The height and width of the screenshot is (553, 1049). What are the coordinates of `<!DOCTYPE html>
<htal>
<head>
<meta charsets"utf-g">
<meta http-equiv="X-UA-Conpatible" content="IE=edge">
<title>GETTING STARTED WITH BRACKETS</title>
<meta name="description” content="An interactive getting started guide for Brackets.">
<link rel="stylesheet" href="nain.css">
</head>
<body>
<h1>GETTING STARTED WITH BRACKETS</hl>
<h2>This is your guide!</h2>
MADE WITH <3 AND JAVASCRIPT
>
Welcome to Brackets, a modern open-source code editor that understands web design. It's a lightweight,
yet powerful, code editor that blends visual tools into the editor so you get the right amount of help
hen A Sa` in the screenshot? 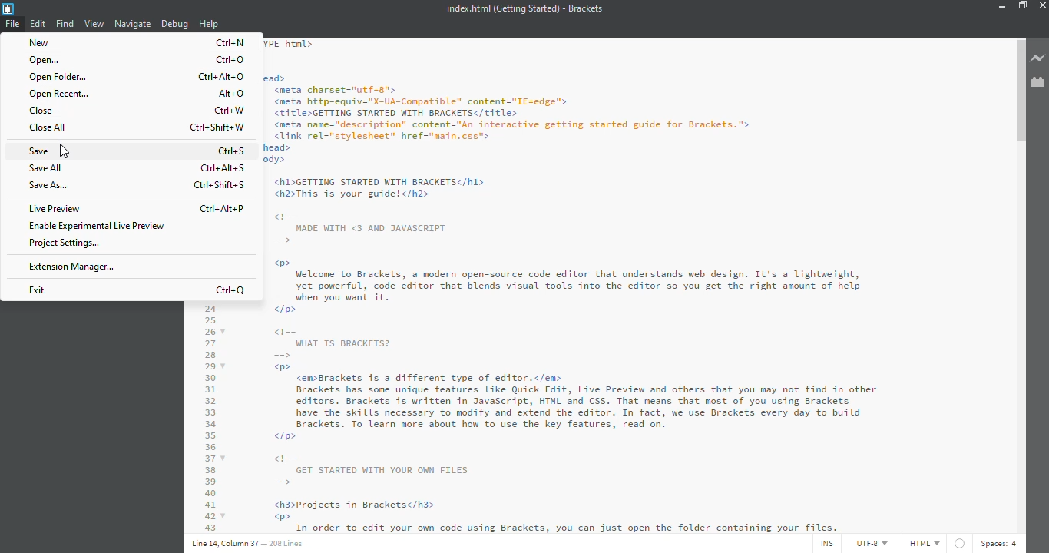 It's located at (587, 170).